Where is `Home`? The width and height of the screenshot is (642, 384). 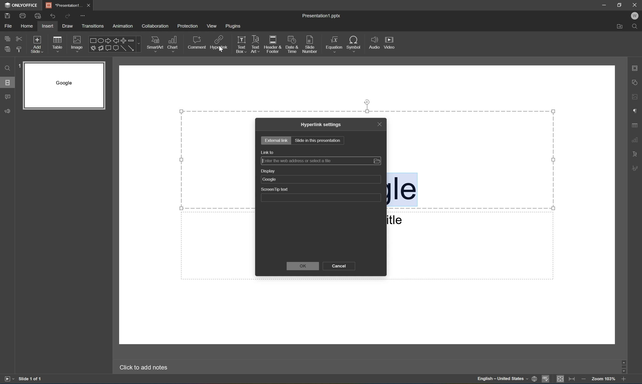
Home is located at coordinates (28, 26).